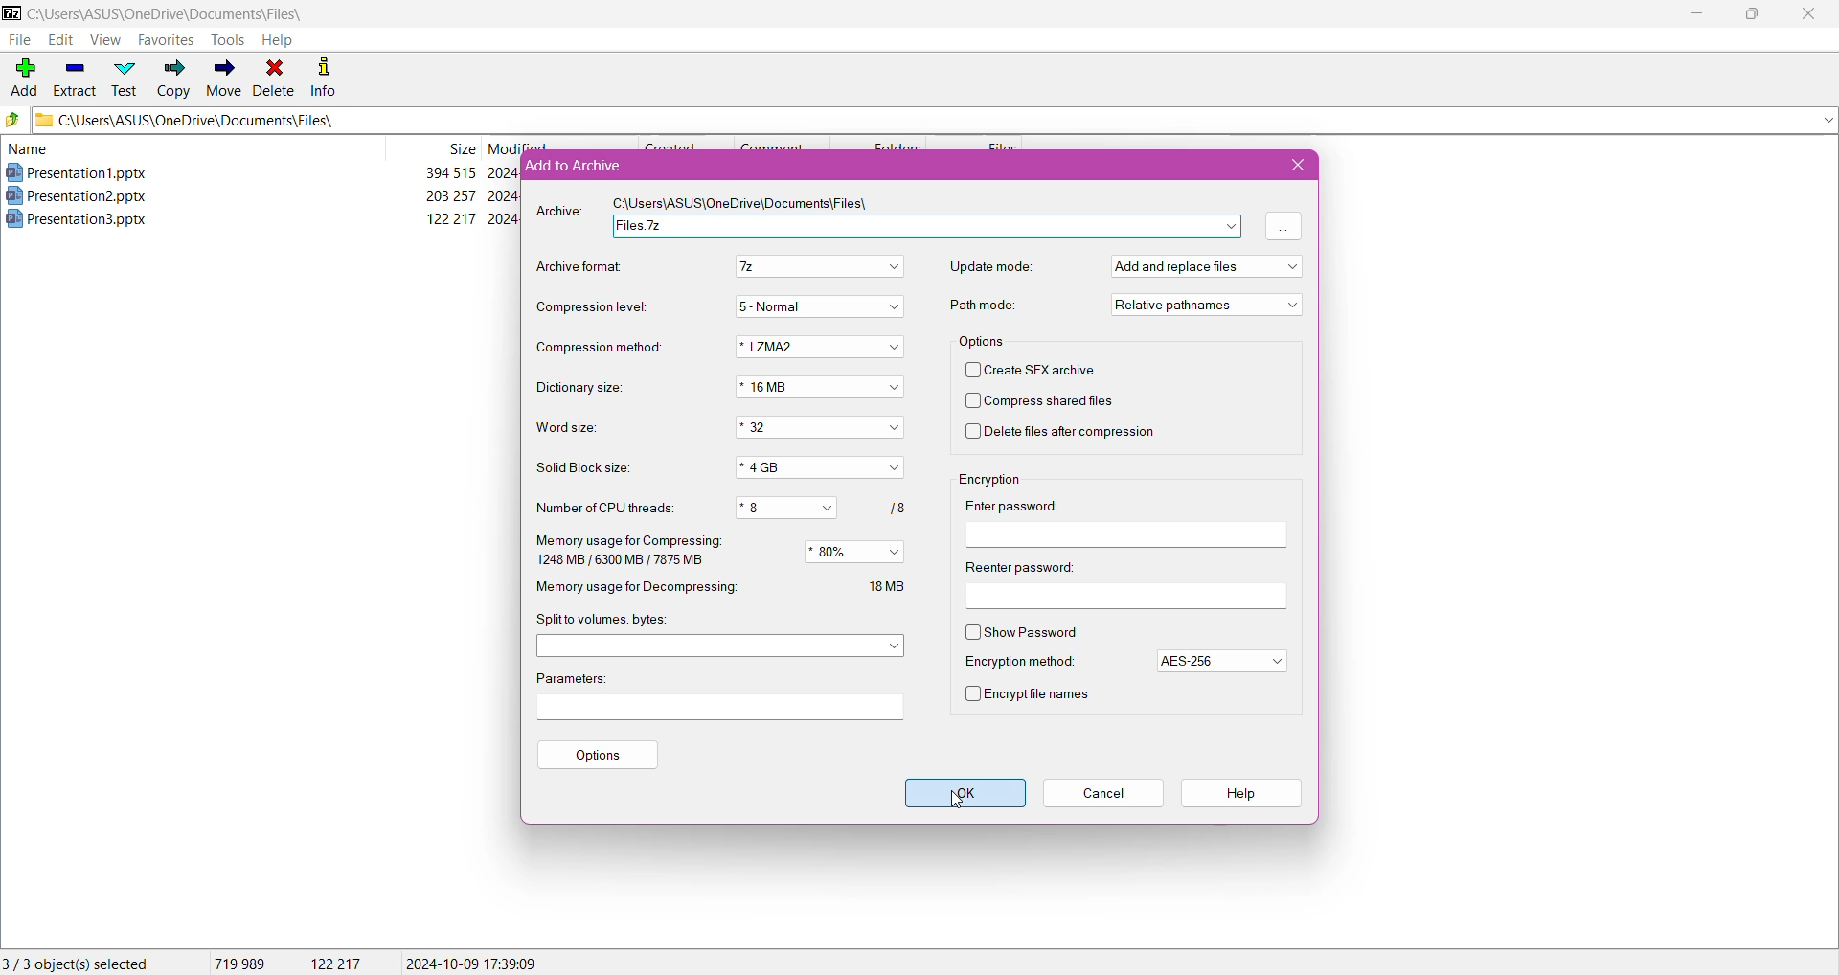 This screenshot has height=975, width=1839. What do you see at coordinates (891, 585) in the screenshot?
I see `18 MB` at bounding box center [891, 585].